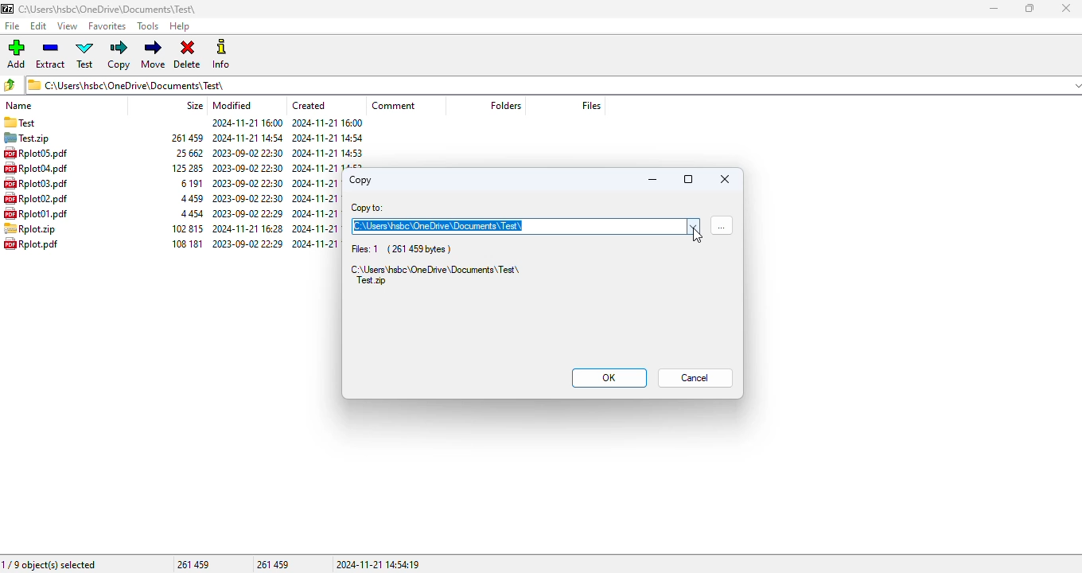 This screenshot has width=1082, height=573. Describe the element at coordinates (38, 25) in the screenshot. I see `edit` at that location.